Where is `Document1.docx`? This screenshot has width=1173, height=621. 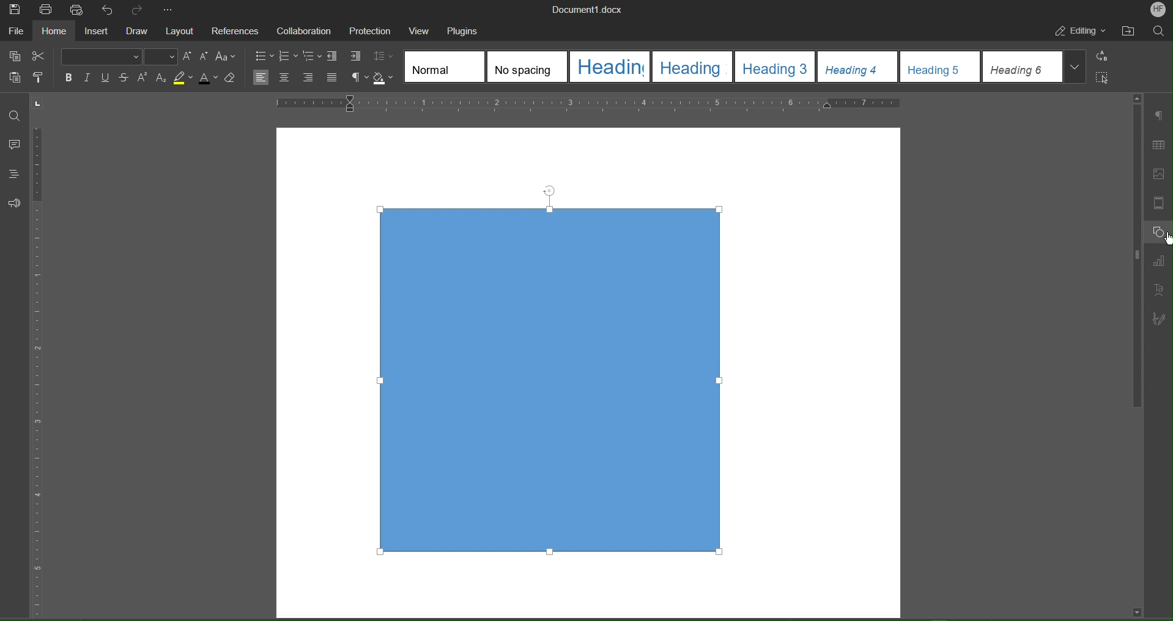
Document1.docx is located at coordinates (595, 10).